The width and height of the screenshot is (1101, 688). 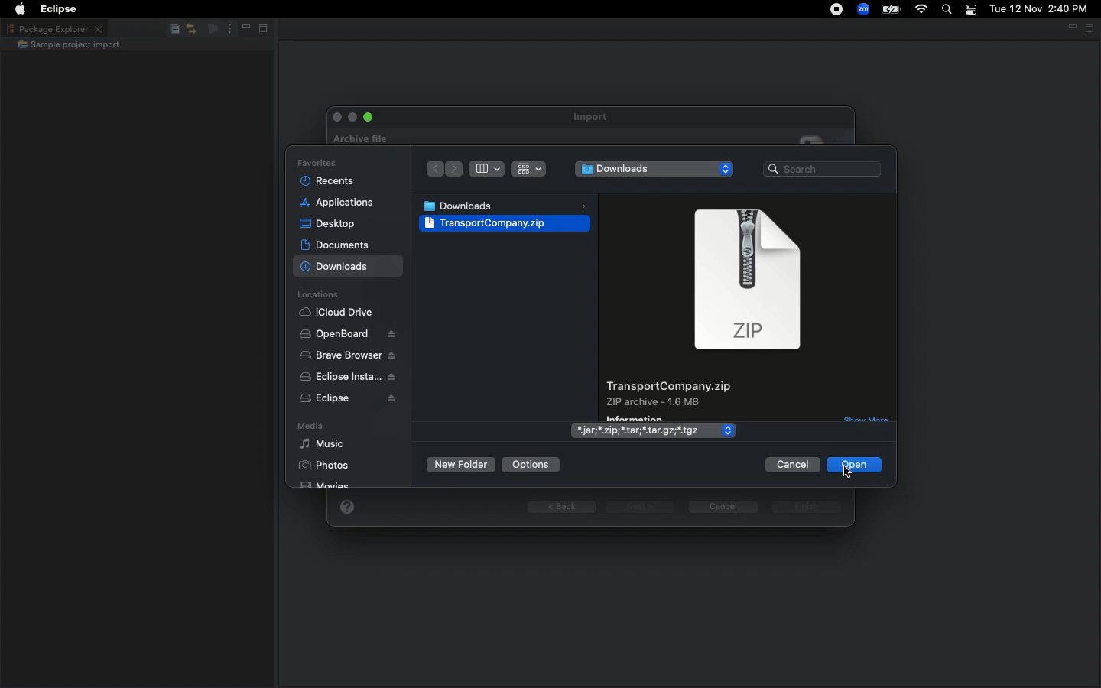 I want to click on Applications, so click(x=336, y=203).